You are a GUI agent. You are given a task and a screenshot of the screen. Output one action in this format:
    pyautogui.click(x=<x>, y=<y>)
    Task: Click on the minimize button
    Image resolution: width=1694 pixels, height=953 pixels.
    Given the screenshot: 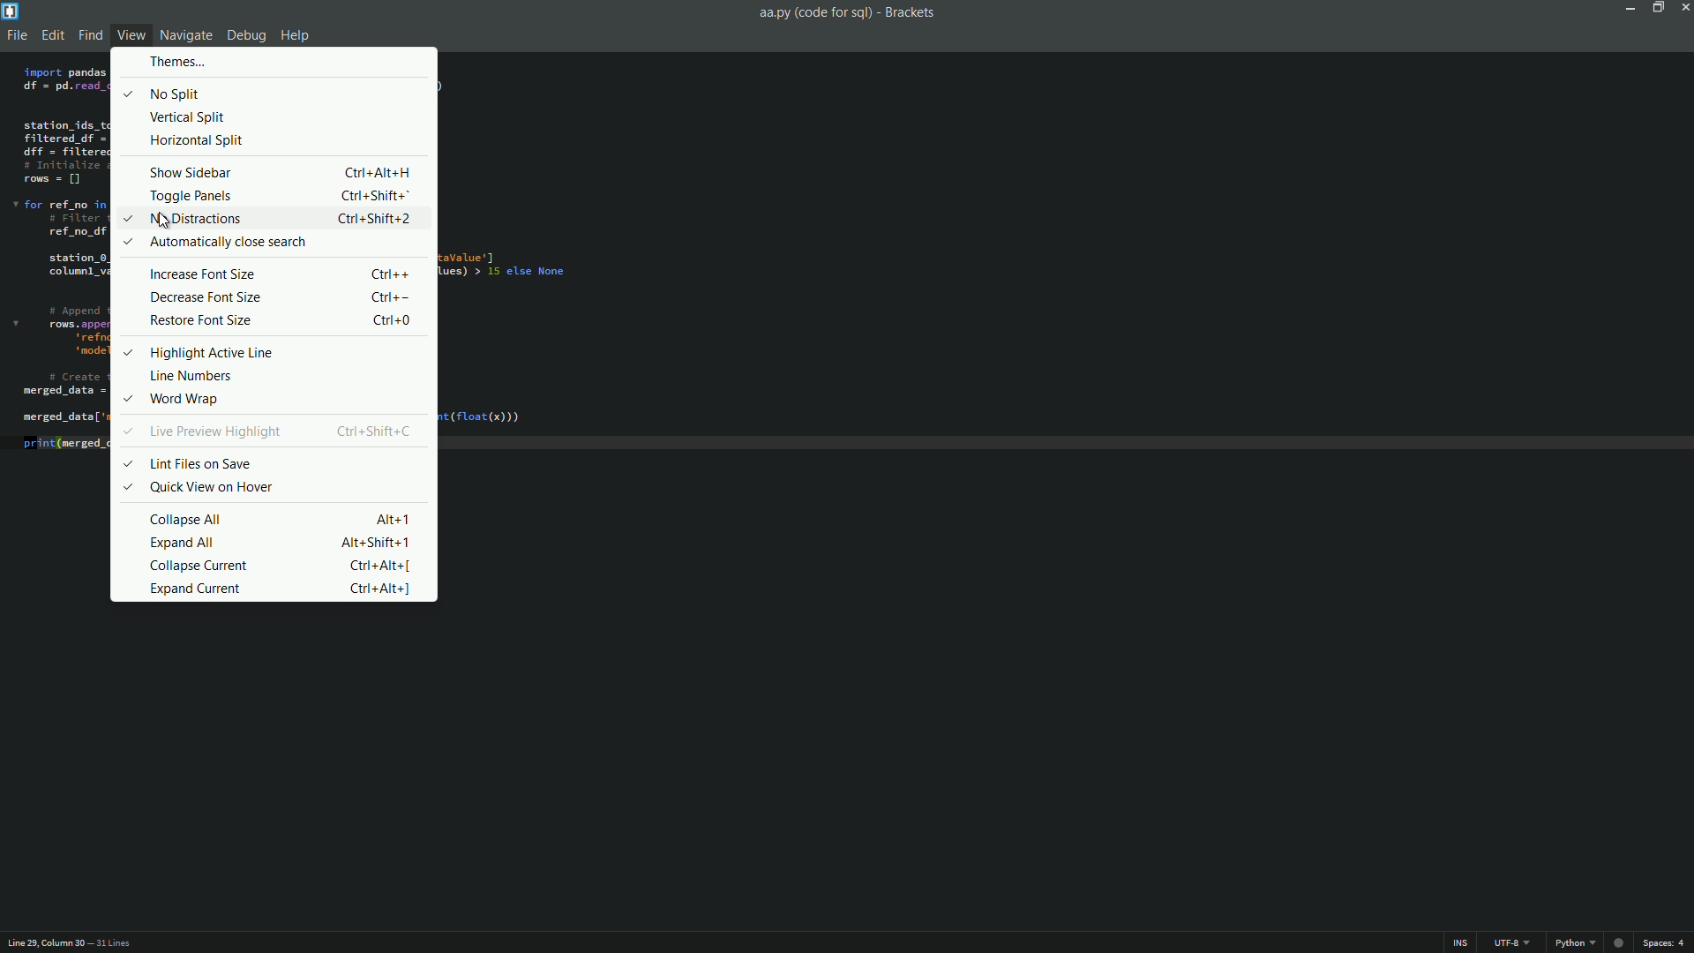 What is the action you would take?
    pyautogui.click(x=1631, y=10)
    